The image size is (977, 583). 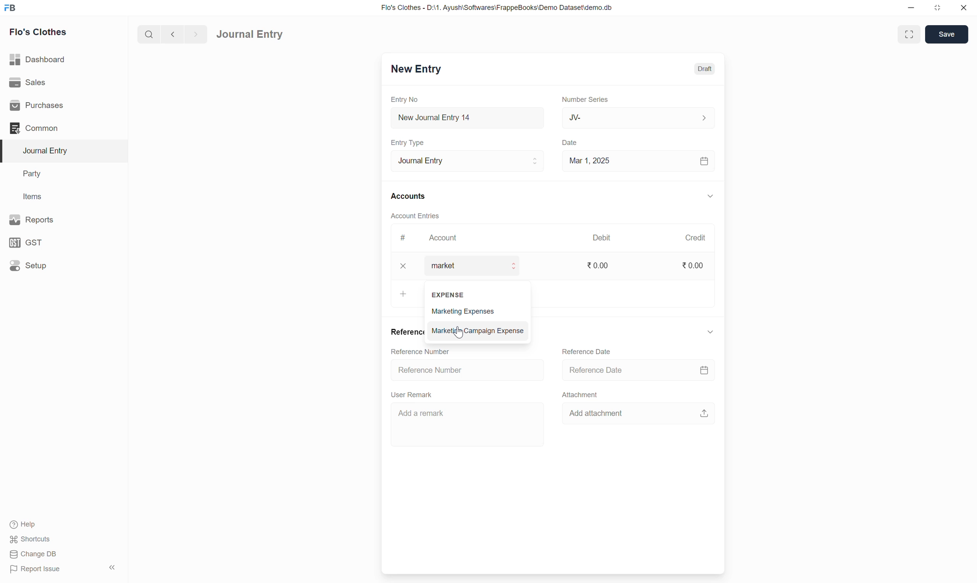 I want to click on resize, so click(x=936, y=8).